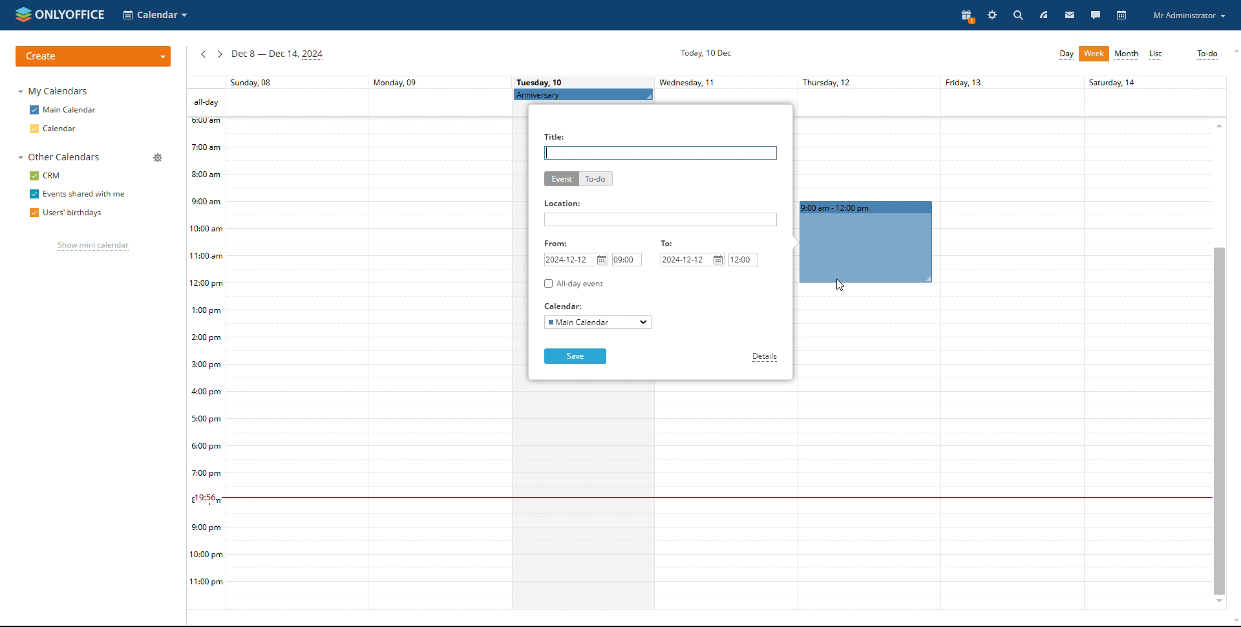 The width and height of the screenshot is (1241, 627). Describe the element at coordinates (703, 54) in the screenshot. I see `current date` at that location.